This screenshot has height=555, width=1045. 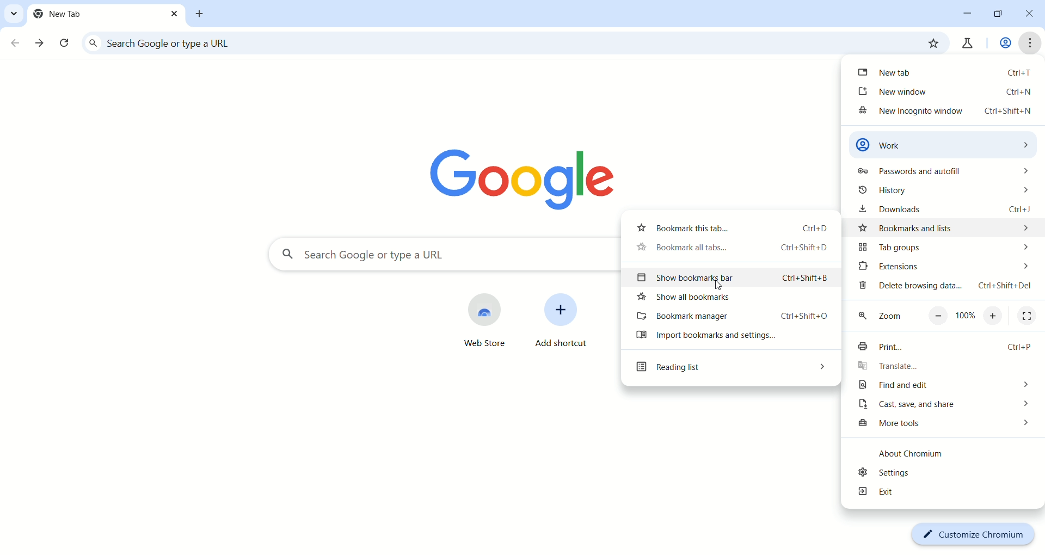 What do you see at coordinates (471, 322) in the screenshot?
I see `web store` at bounding box center [471, 322].